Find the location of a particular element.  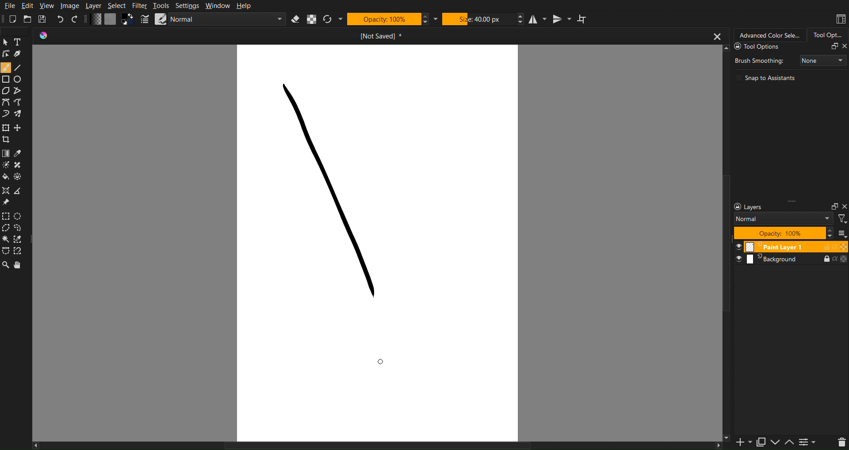

Ellipse Marquee Tool is located at coordinates (19, 217).